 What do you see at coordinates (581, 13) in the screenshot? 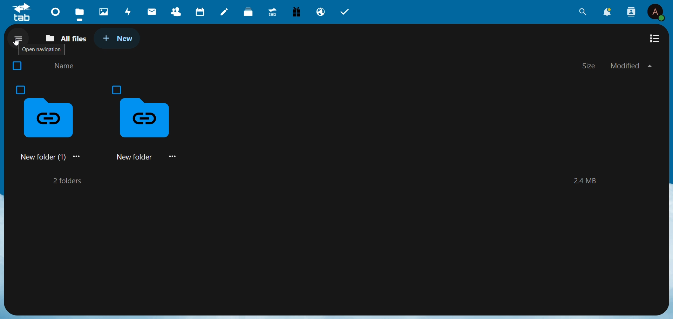
I see `search` at bounding box center [581, 13].